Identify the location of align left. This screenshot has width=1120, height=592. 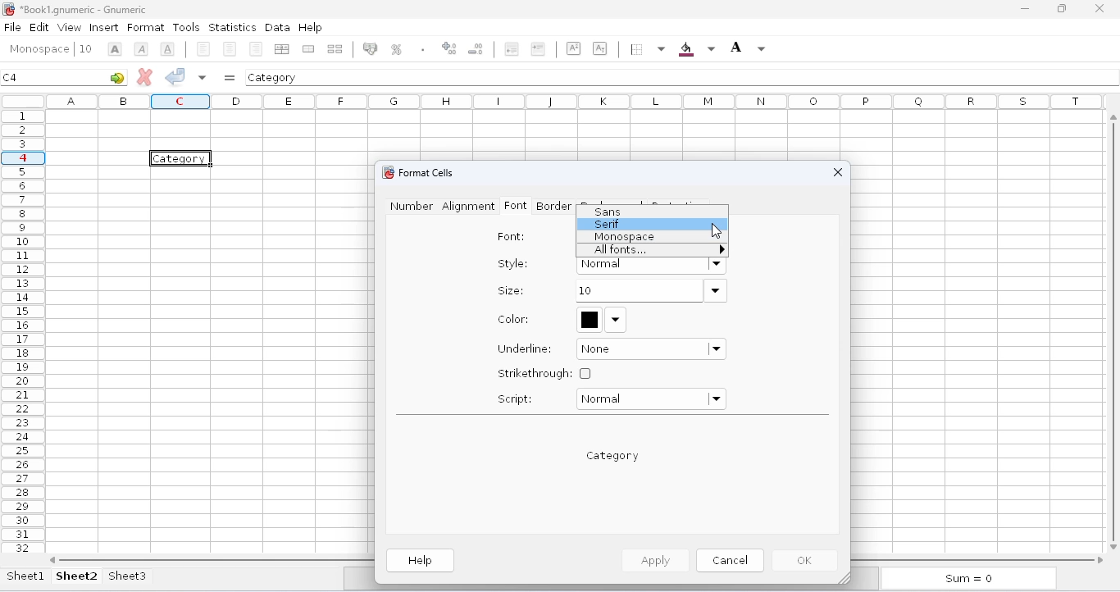
(203, 49).